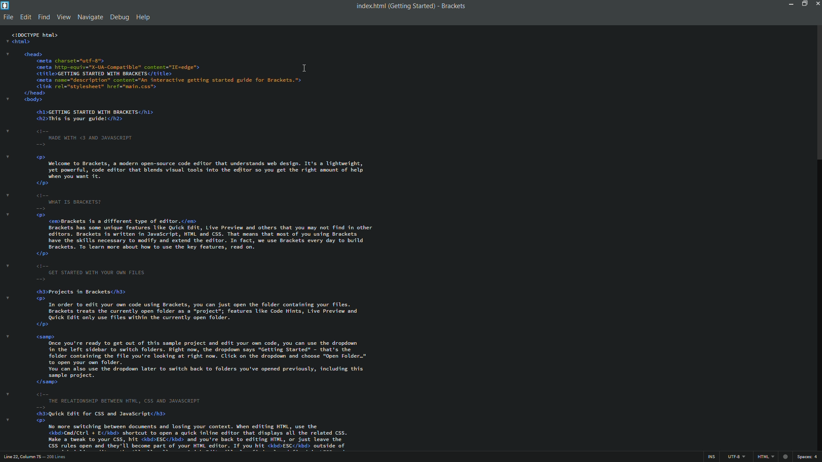  What do you see at coordinates (143, 18) in the screenshot?
I see `help` at bounding box center [143, 18].